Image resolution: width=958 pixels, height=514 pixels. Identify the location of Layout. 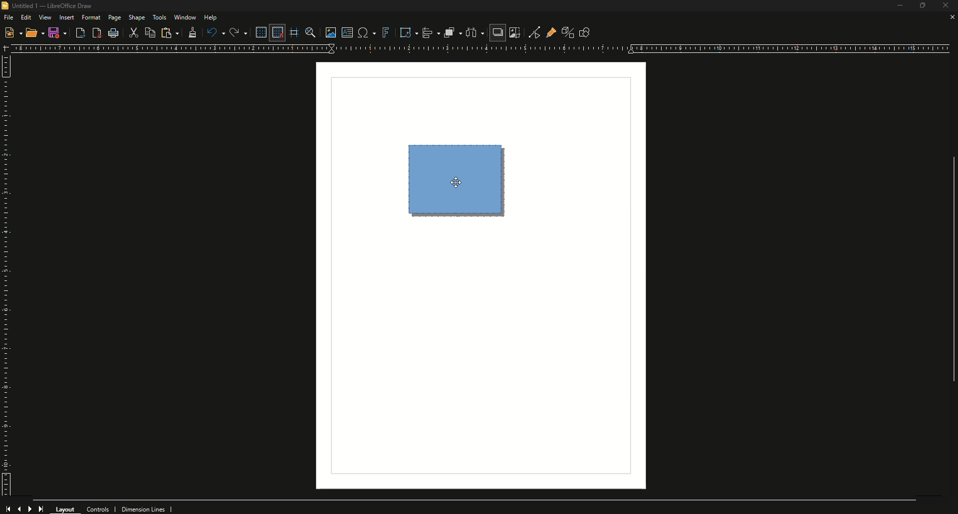
(66, 508).